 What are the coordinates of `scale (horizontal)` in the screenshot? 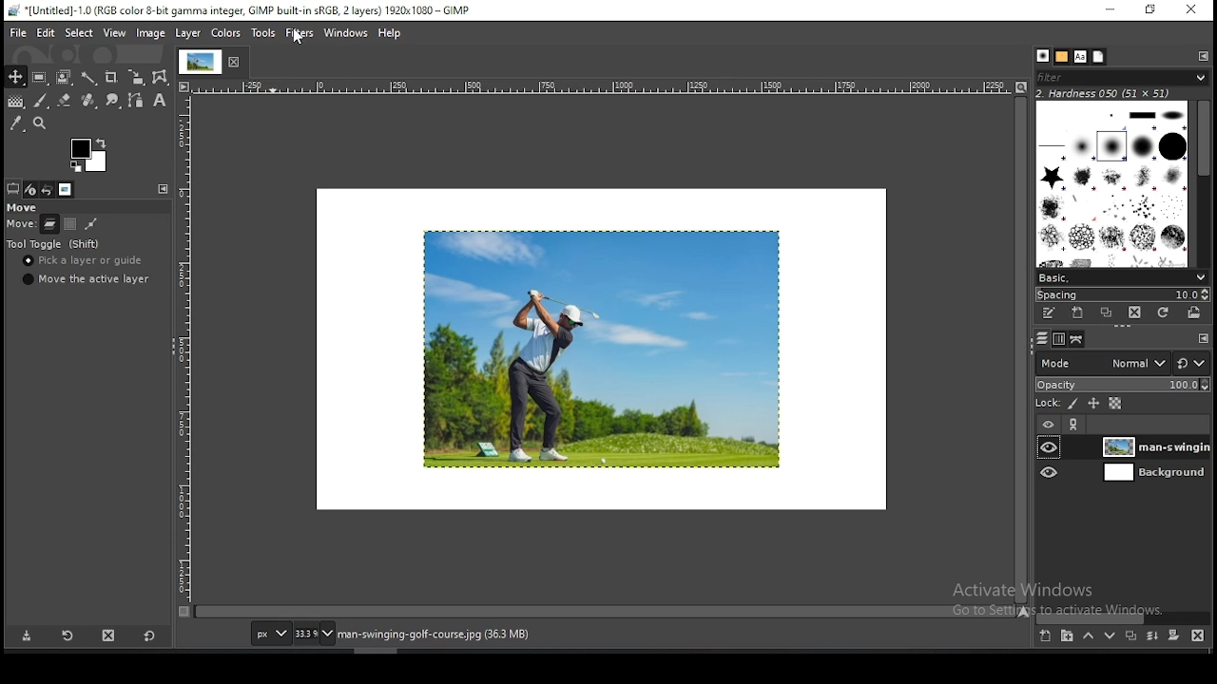 It's located at (604, 87).